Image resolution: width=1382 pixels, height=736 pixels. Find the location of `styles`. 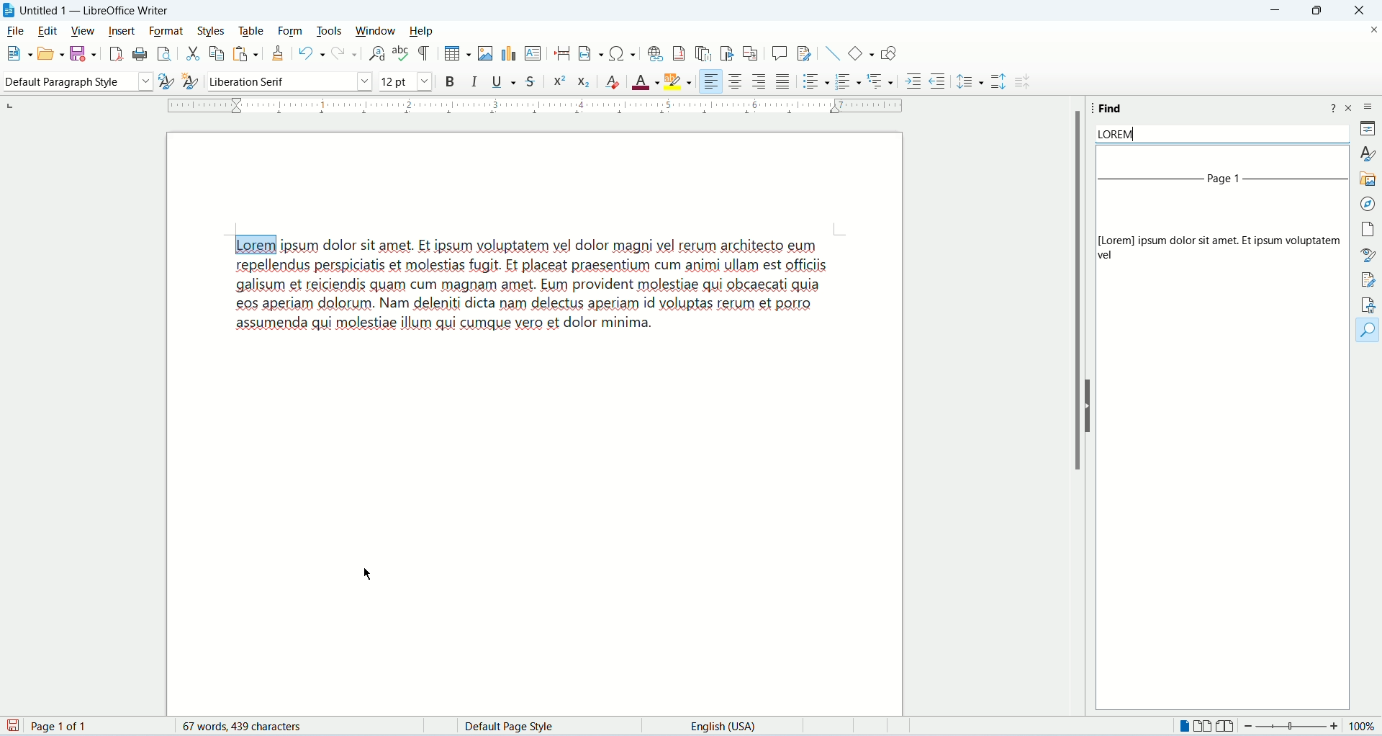

styles is located at coordinates (212, 30).